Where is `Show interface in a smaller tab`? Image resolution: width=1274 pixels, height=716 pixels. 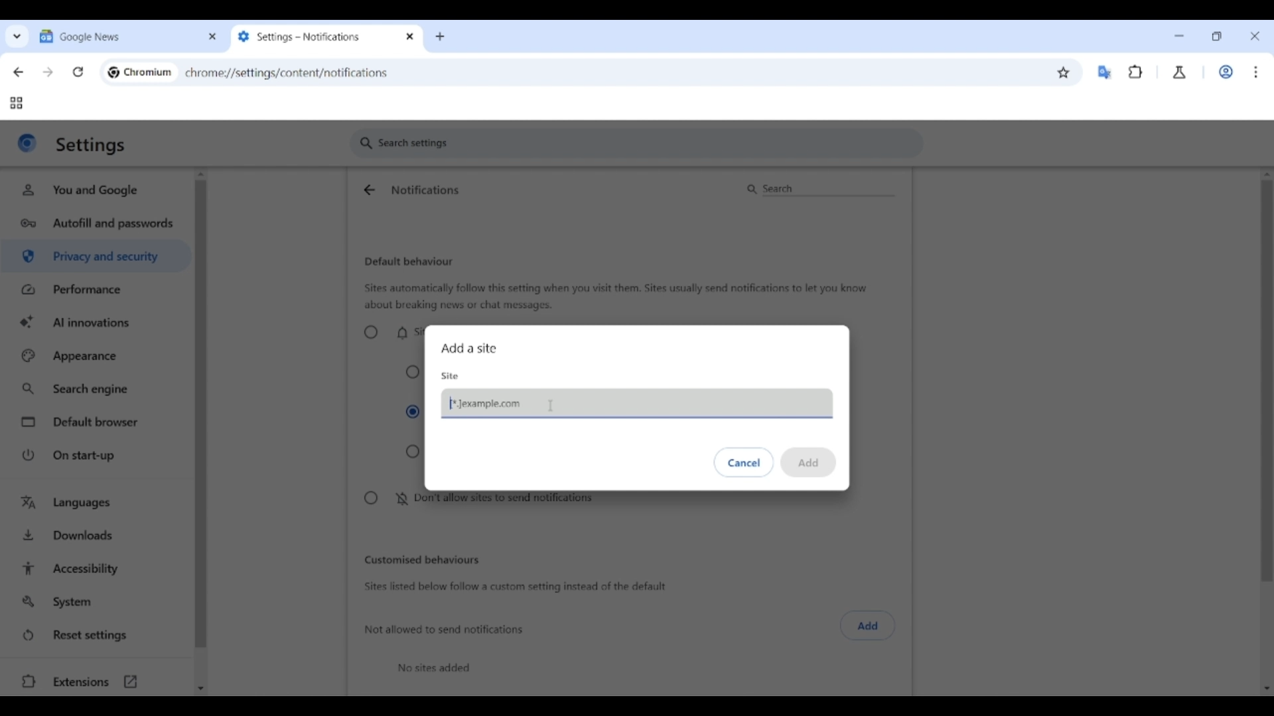 Show interface in a smaller tab is located at coordinates (1216, 36).